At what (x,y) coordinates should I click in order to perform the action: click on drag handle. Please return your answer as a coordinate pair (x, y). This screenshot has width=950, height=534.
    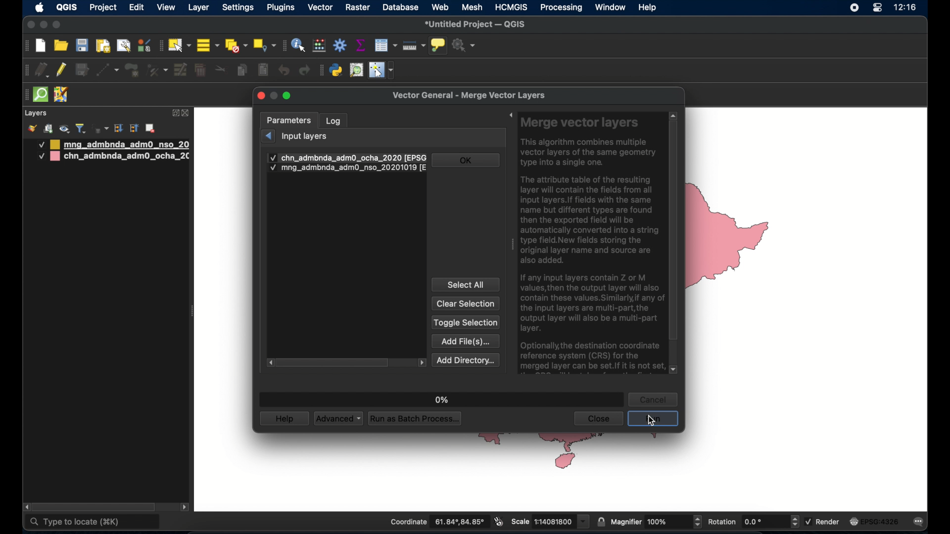
    Looking at the image, I should click on (24, 95).